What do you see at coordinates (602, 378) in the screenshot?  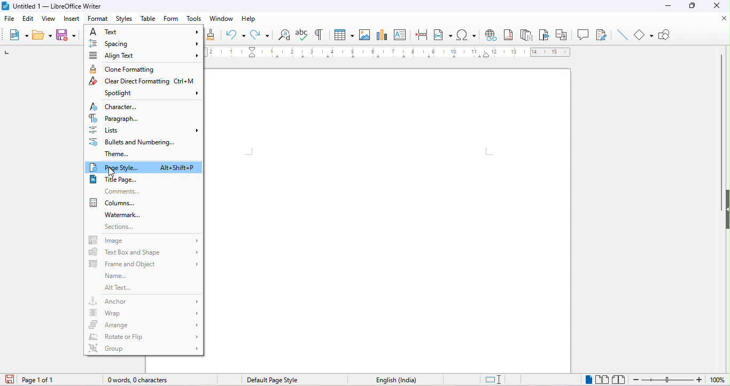 I see `multiple page view` at bounding box center [602, 378].